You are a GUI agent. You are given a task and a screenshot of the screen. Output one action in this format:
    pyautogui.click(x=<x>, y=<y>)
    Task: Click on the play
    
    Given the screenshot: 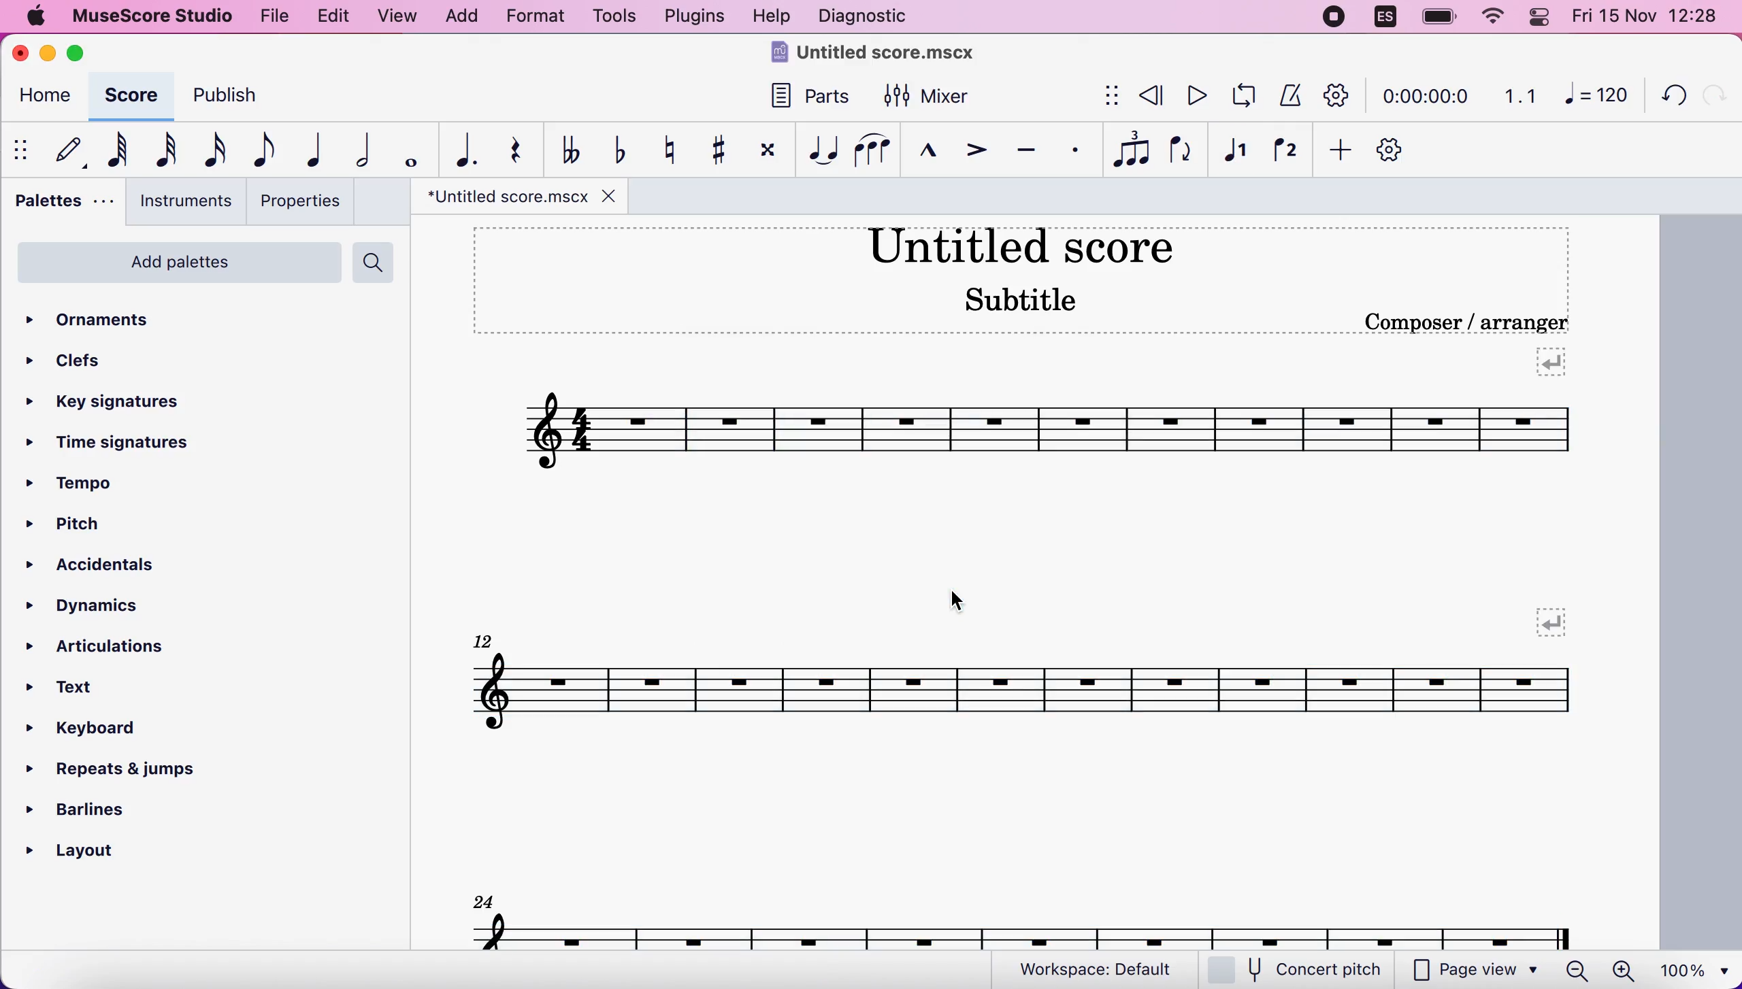 What is the action you would take?
    pyautogui.click(x=1194, y=95)
    